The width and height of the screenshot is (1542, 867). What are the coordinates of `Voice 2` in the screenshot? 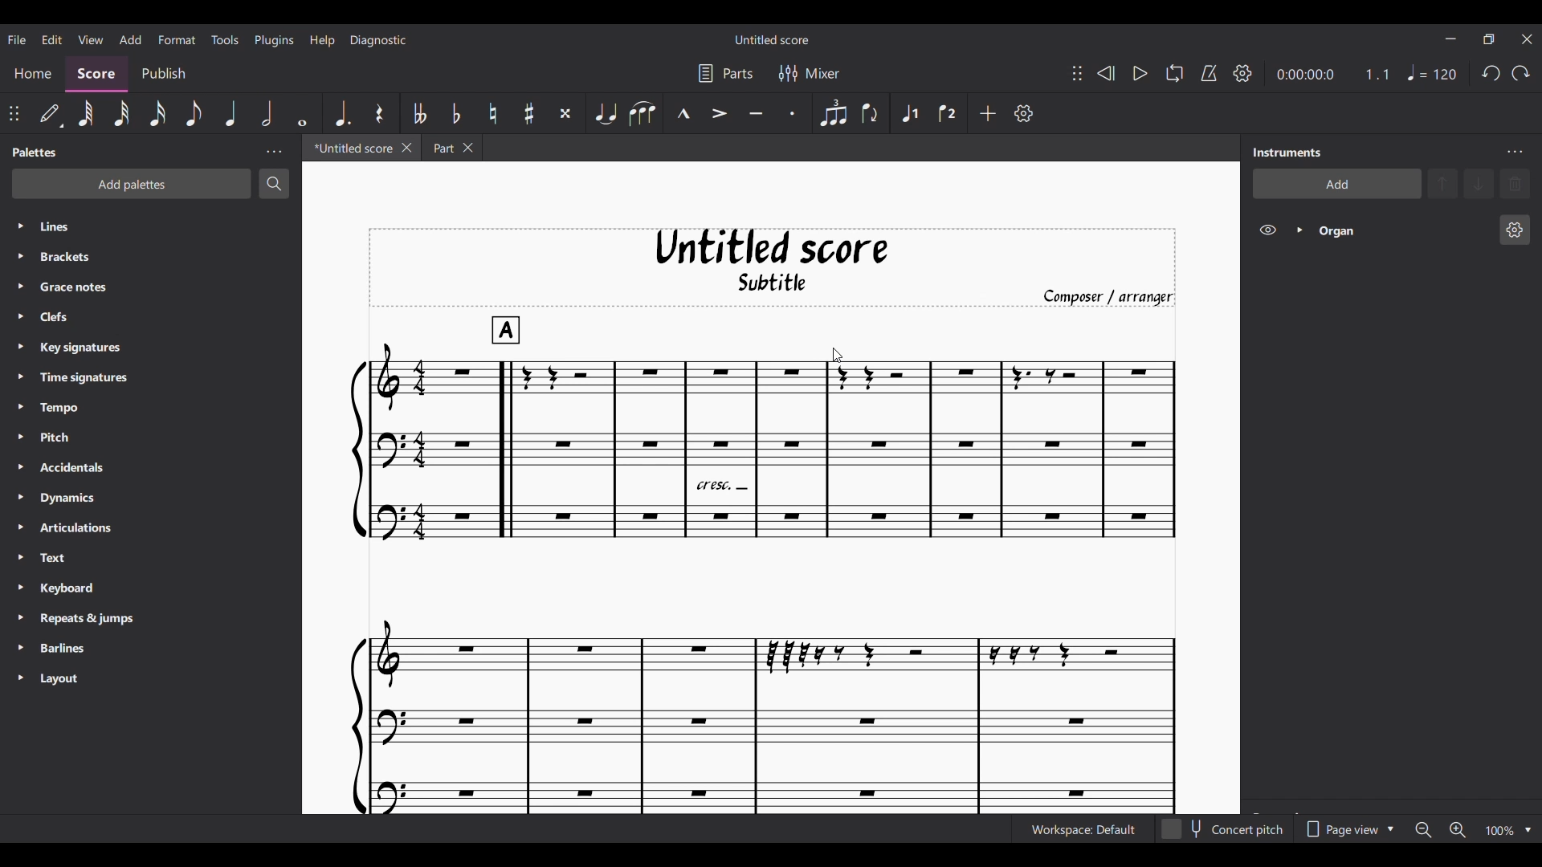 It's located at (948, 113).